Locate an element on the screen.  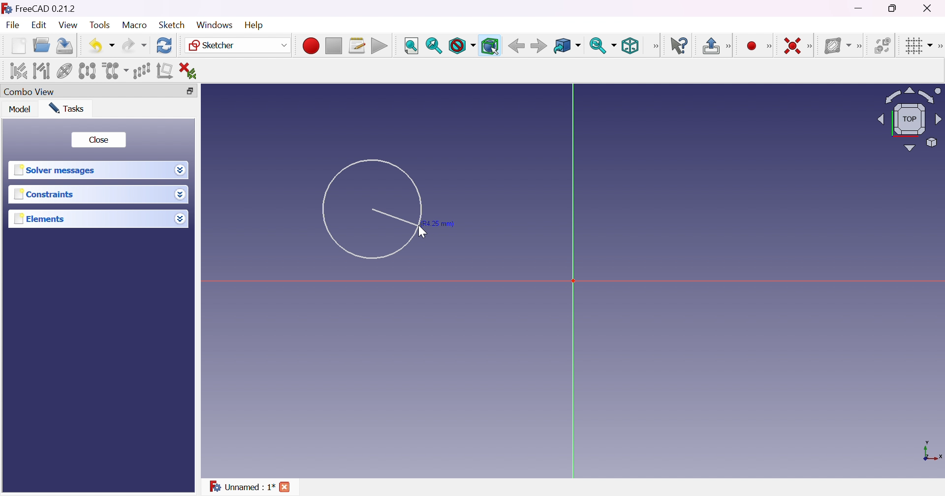
Restore down is located at coordinates (893, 9).